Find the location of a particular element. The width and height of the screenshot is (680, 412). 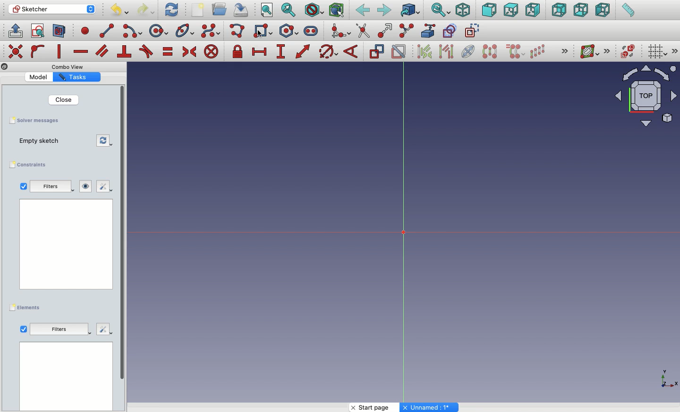

Toggle grid is located at coordinates (656, 51).